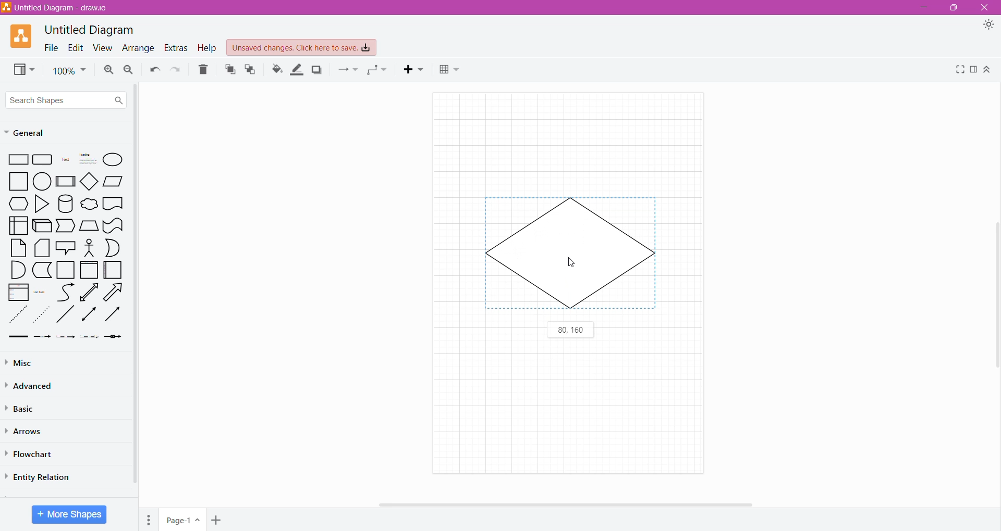 Image resolution: width=1001 pixels, height=531 pixels. I want to click on General, so click(30, 133).